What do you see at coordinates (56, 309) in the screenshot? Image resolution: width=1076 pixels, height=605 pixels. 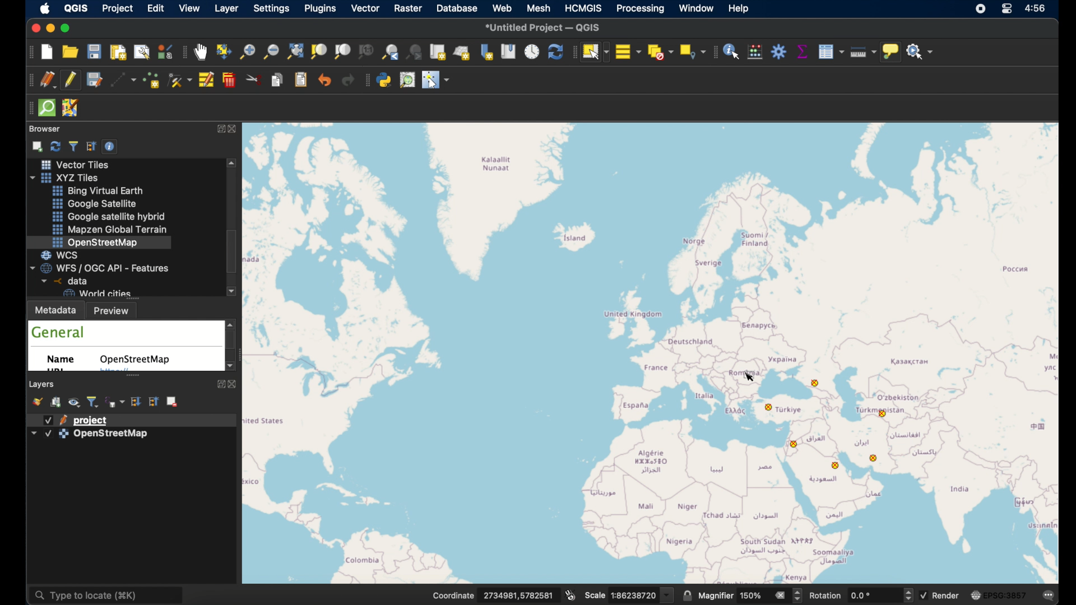 I see `metadata` at bounding box center [56, 309].